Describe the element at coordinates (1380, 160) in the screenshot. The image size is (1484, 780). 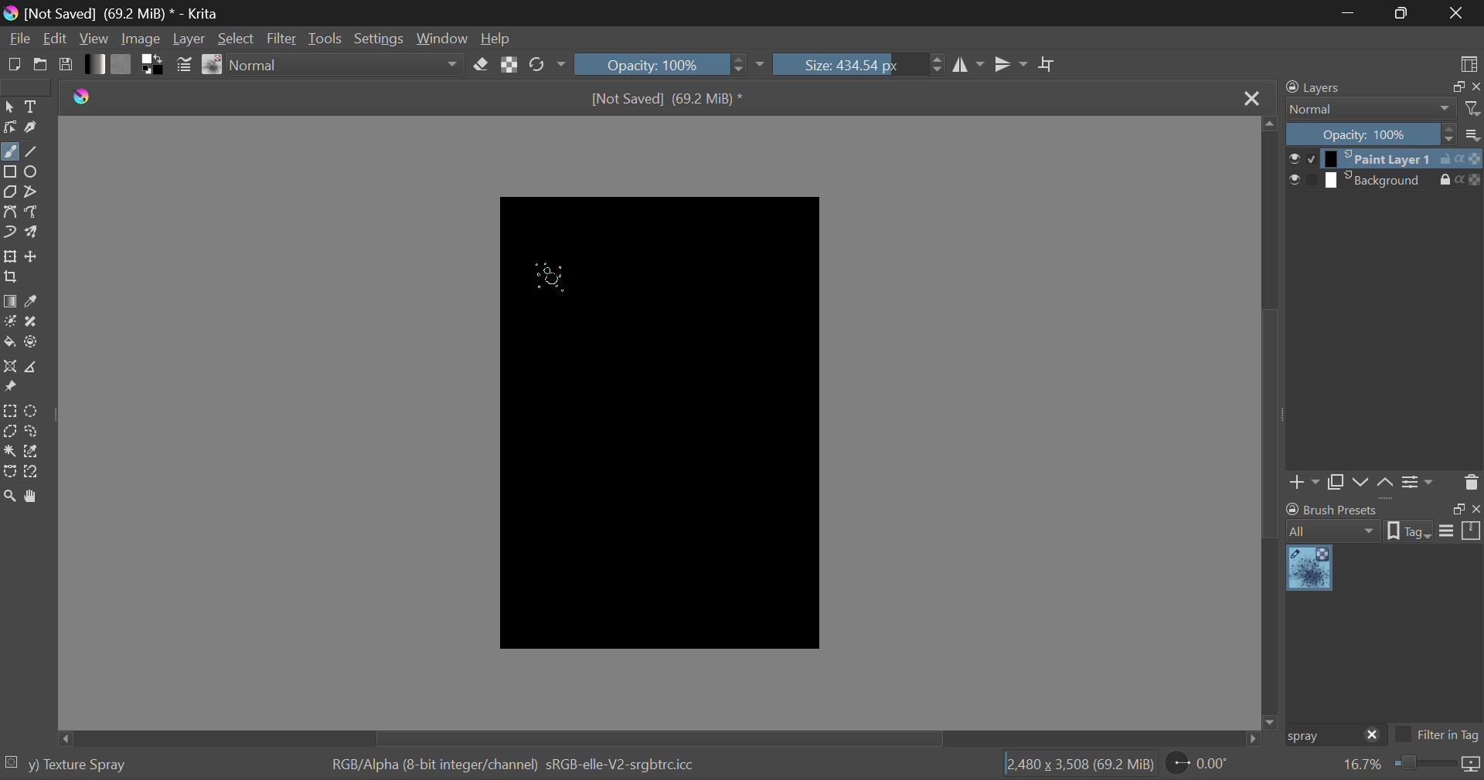
I see `layer 1` at that location.